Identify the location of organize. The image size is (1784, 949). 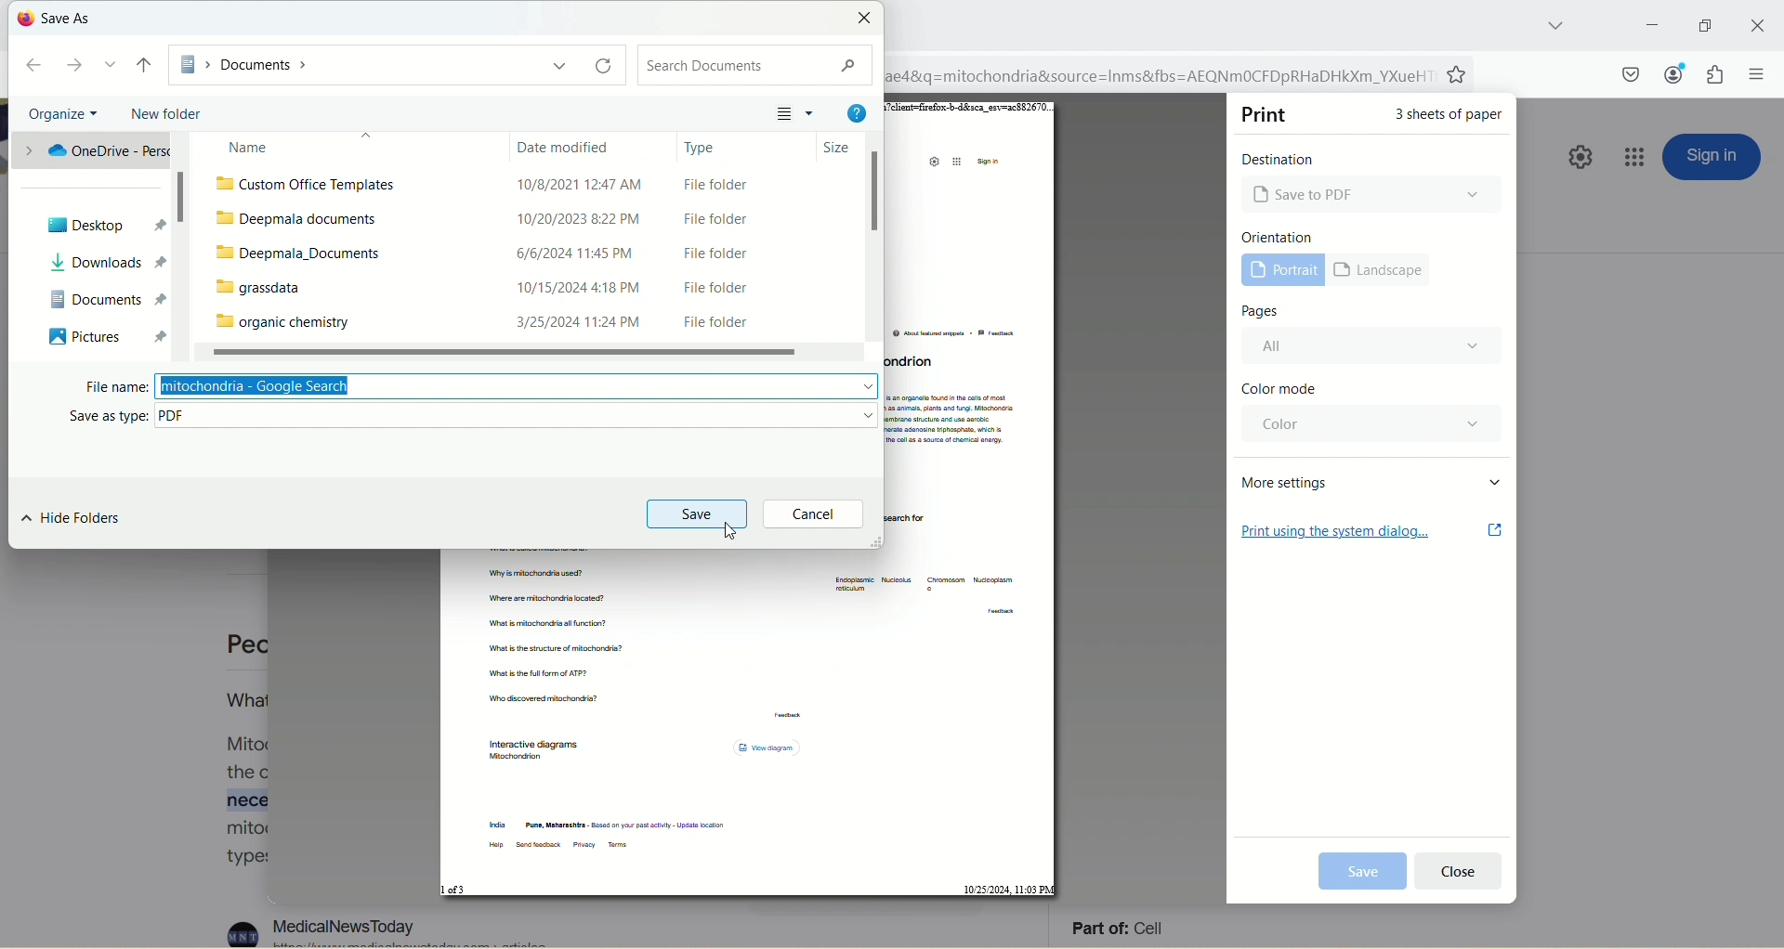
(65, 113).